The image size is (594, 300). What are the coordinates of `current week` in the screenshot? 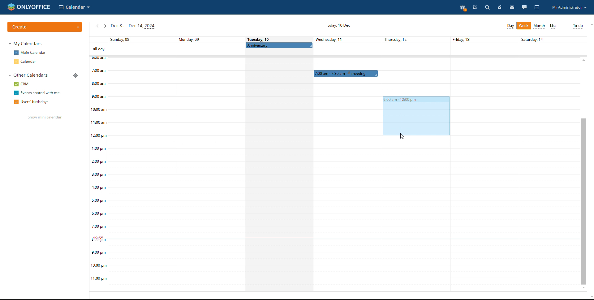 It's located at (133, 27).